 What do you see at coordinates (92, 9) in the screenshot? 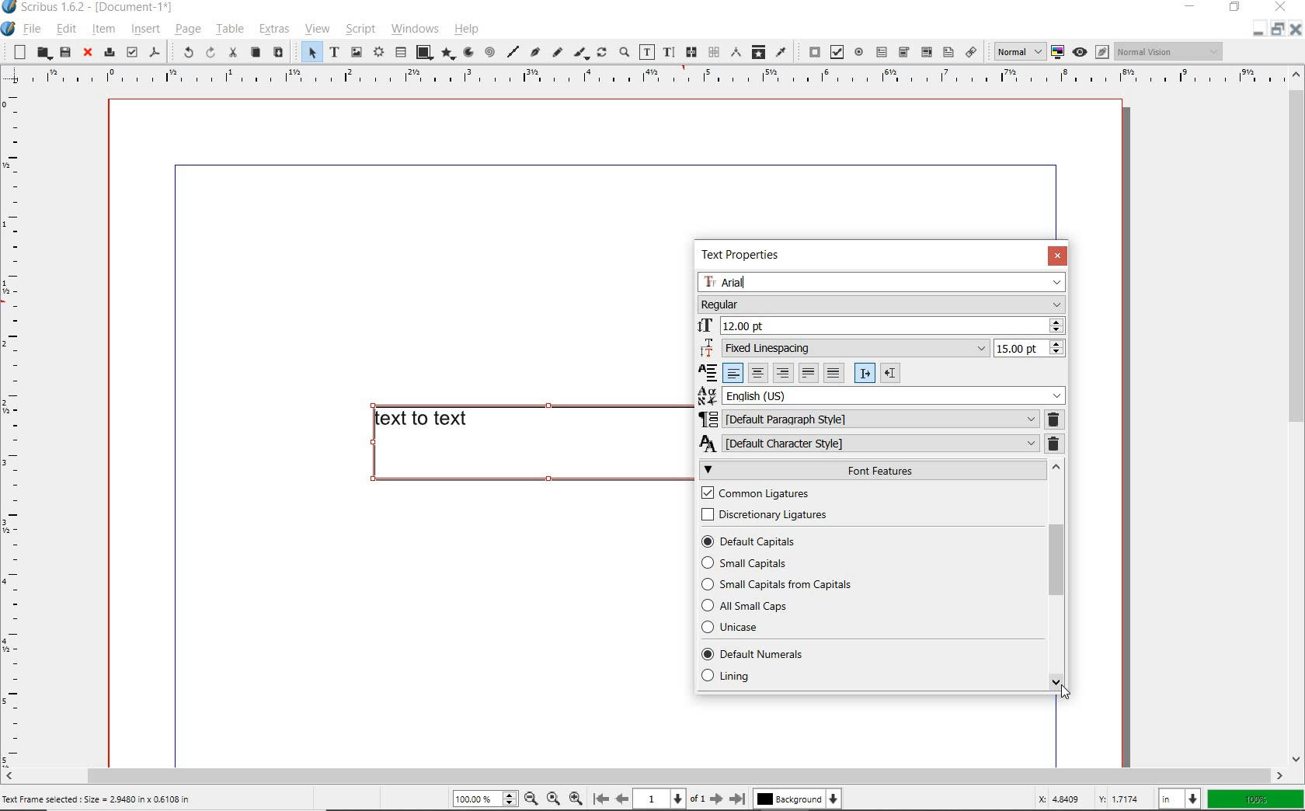
I see `Scribus 1.6.2 - [Document-1*]` at bounding box center [92, 9].